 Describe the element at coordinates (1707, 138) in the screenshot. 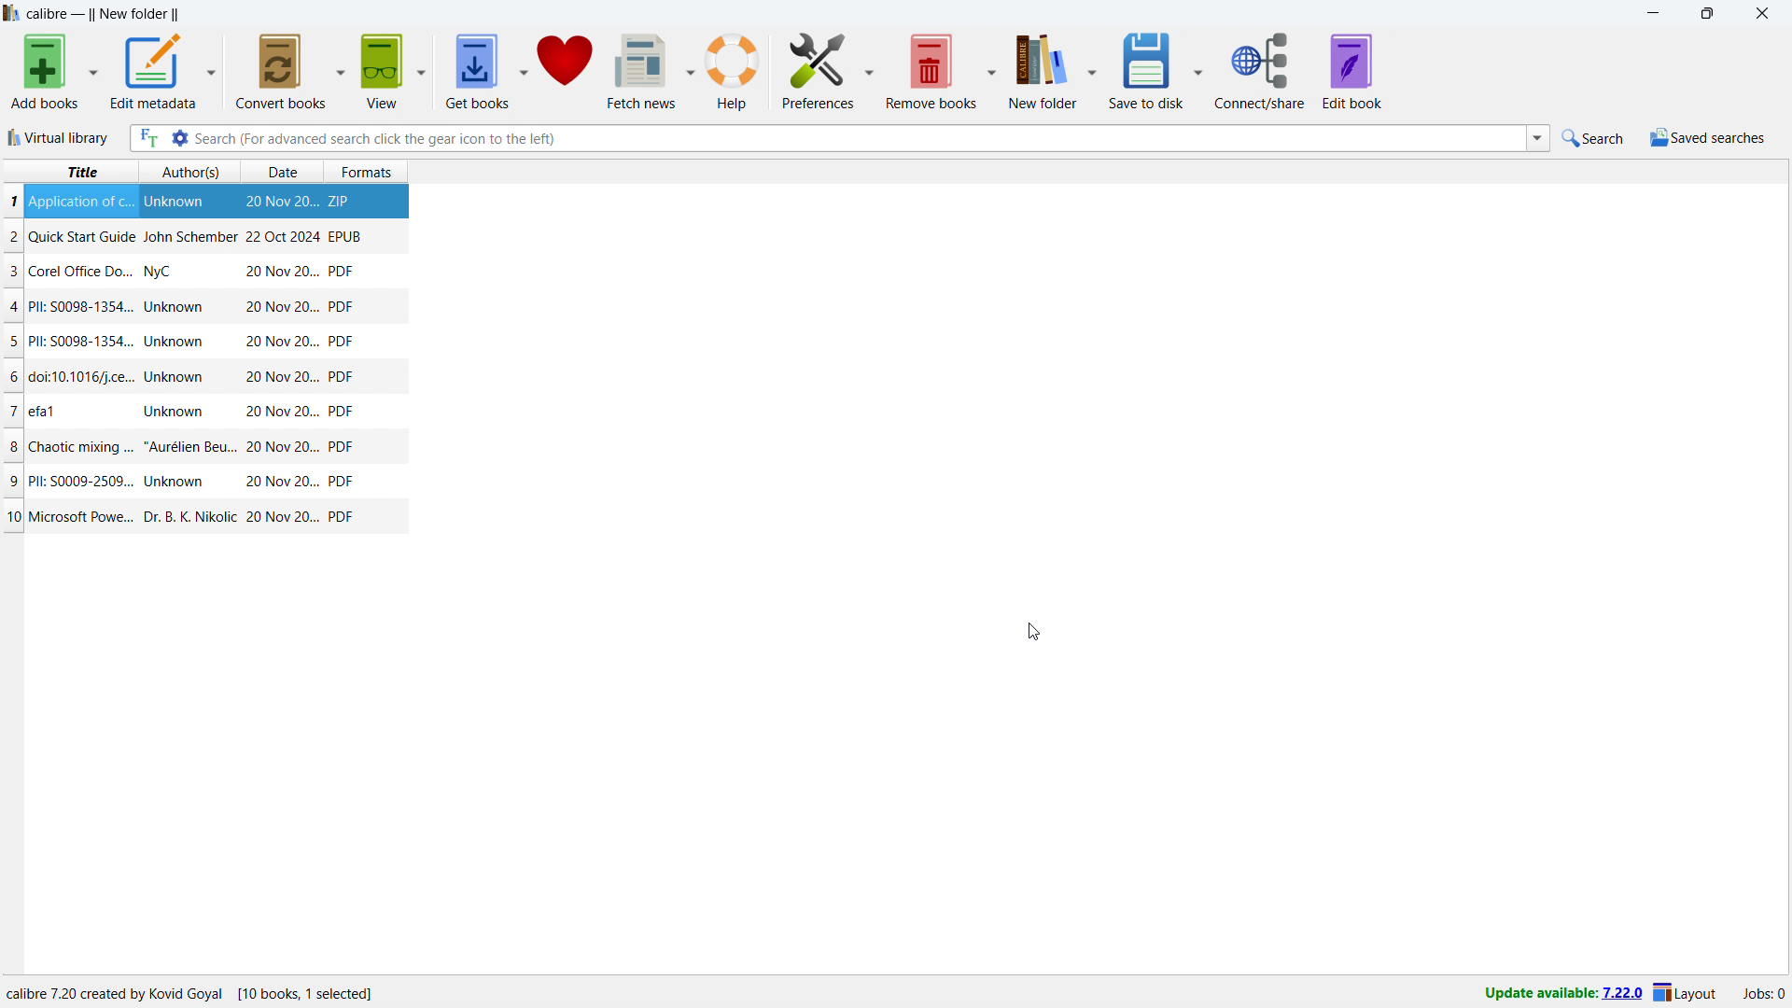

I see `saved searches menu` at that location.